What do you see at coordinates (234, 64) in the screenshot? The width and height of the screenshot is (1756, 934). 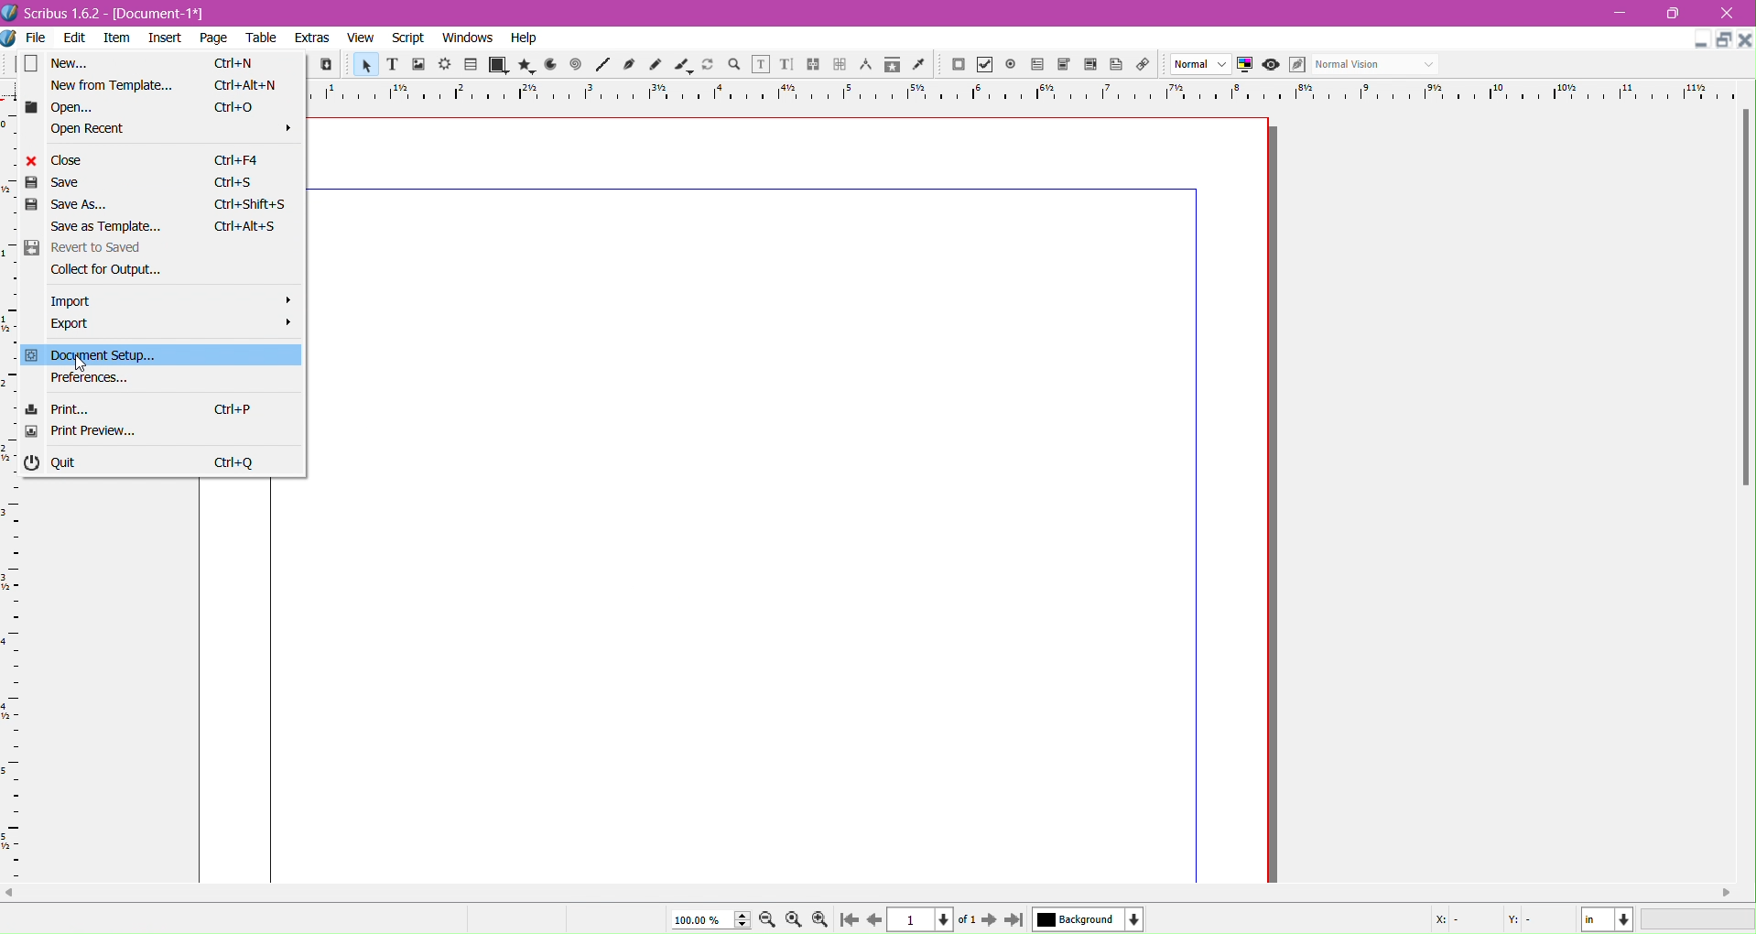 I see `keyboard shortcut` at bounding box center [234, 64].